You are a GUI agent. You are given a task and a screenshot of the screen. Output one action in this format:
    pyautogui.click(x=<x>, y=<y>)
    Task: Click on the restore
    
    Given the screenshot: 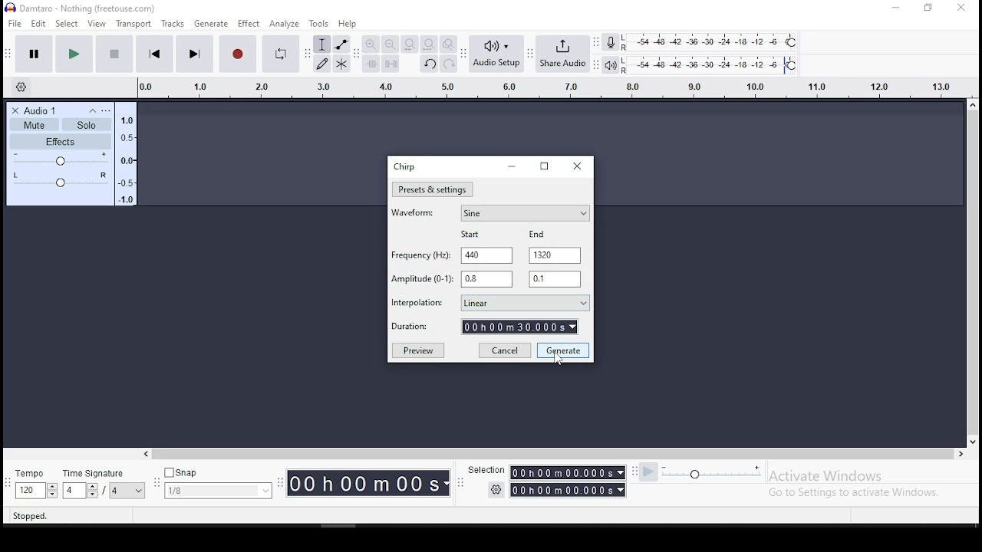 What is the action you would take?
    pyautogui.click(x=544, y=166)
    